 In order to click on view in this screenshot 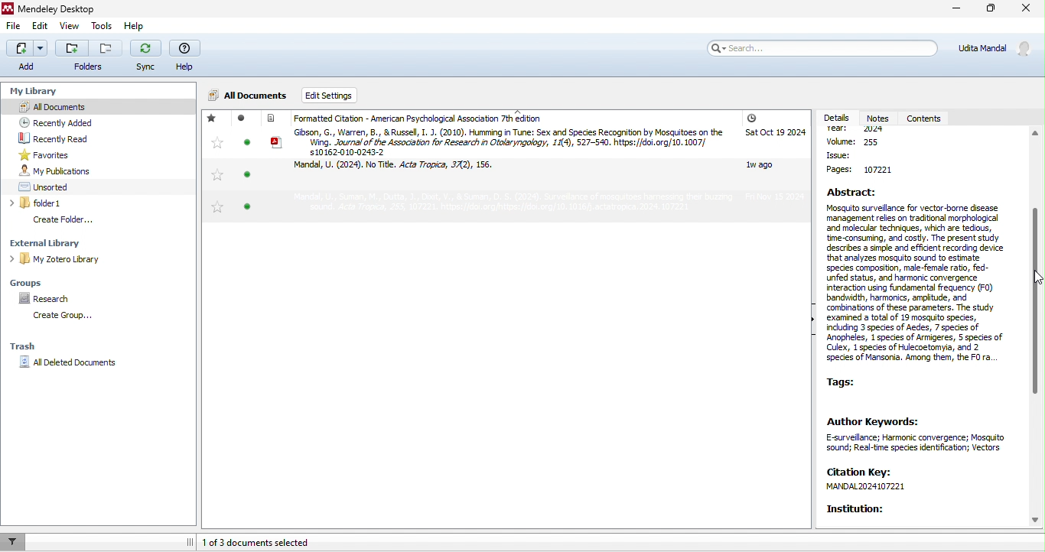, I will do `click(67, 28)`.